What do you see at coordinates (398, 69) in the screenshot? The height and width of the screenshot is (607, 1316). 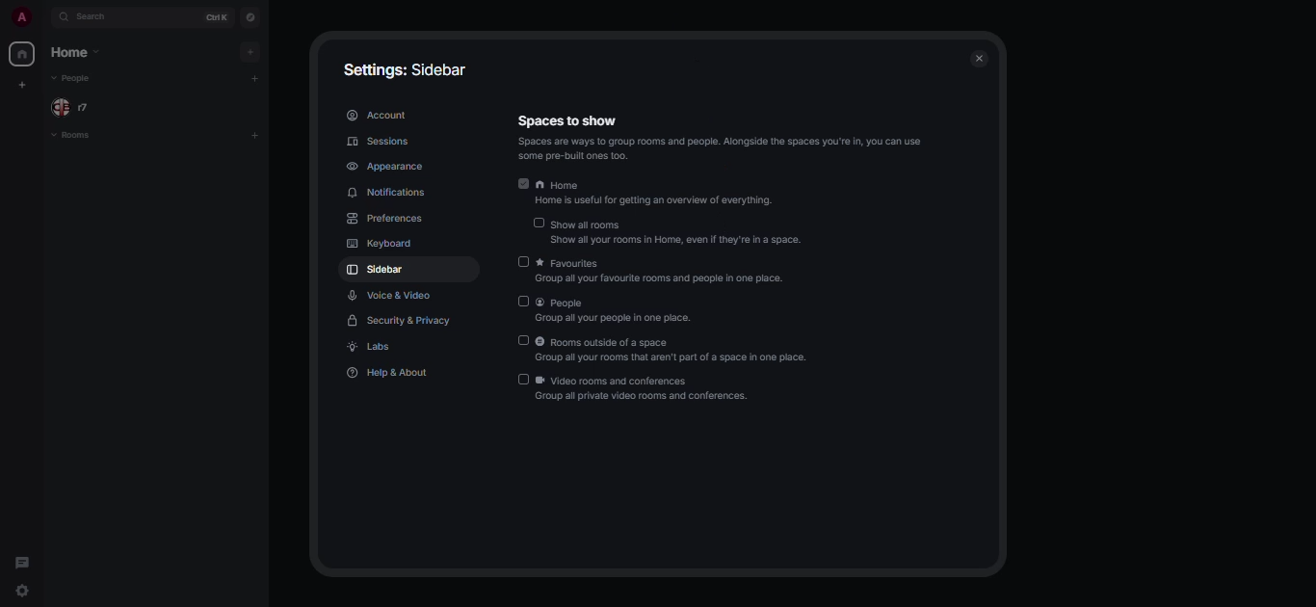 I see `settings: sidebar` at bounding box center [398, 69].